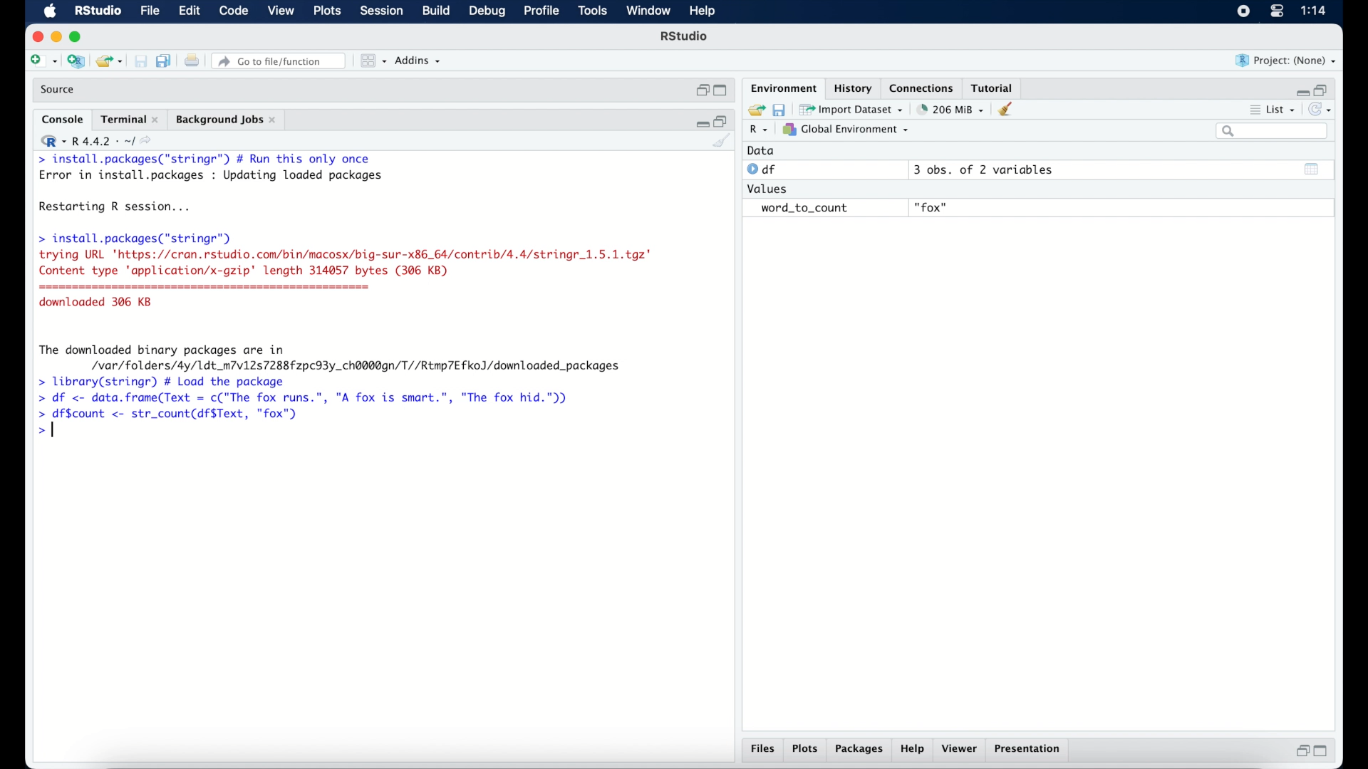 The height and width of the screenshot is (769, 1368). Describe the element at coordinates (50, 11) in the screenshot. I see `macOS` at that location.